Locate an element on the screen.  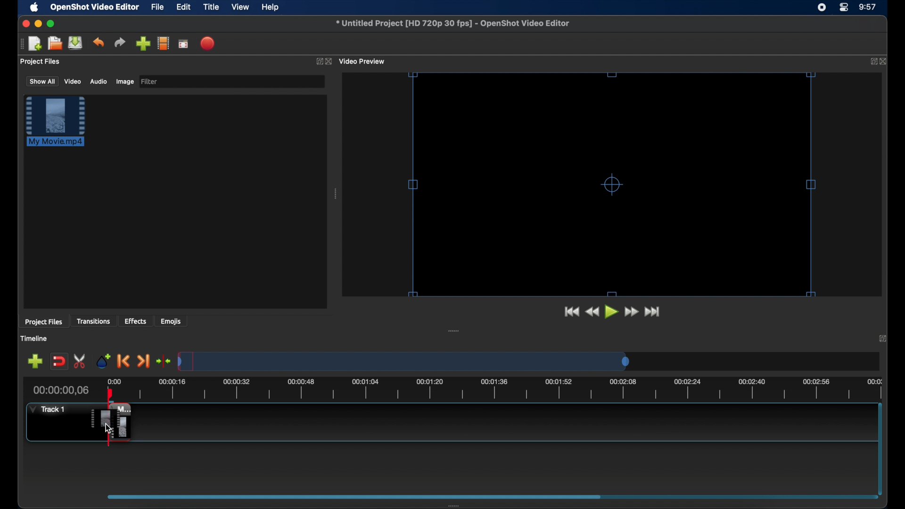
drag handle is located at coordinates (454, 331).